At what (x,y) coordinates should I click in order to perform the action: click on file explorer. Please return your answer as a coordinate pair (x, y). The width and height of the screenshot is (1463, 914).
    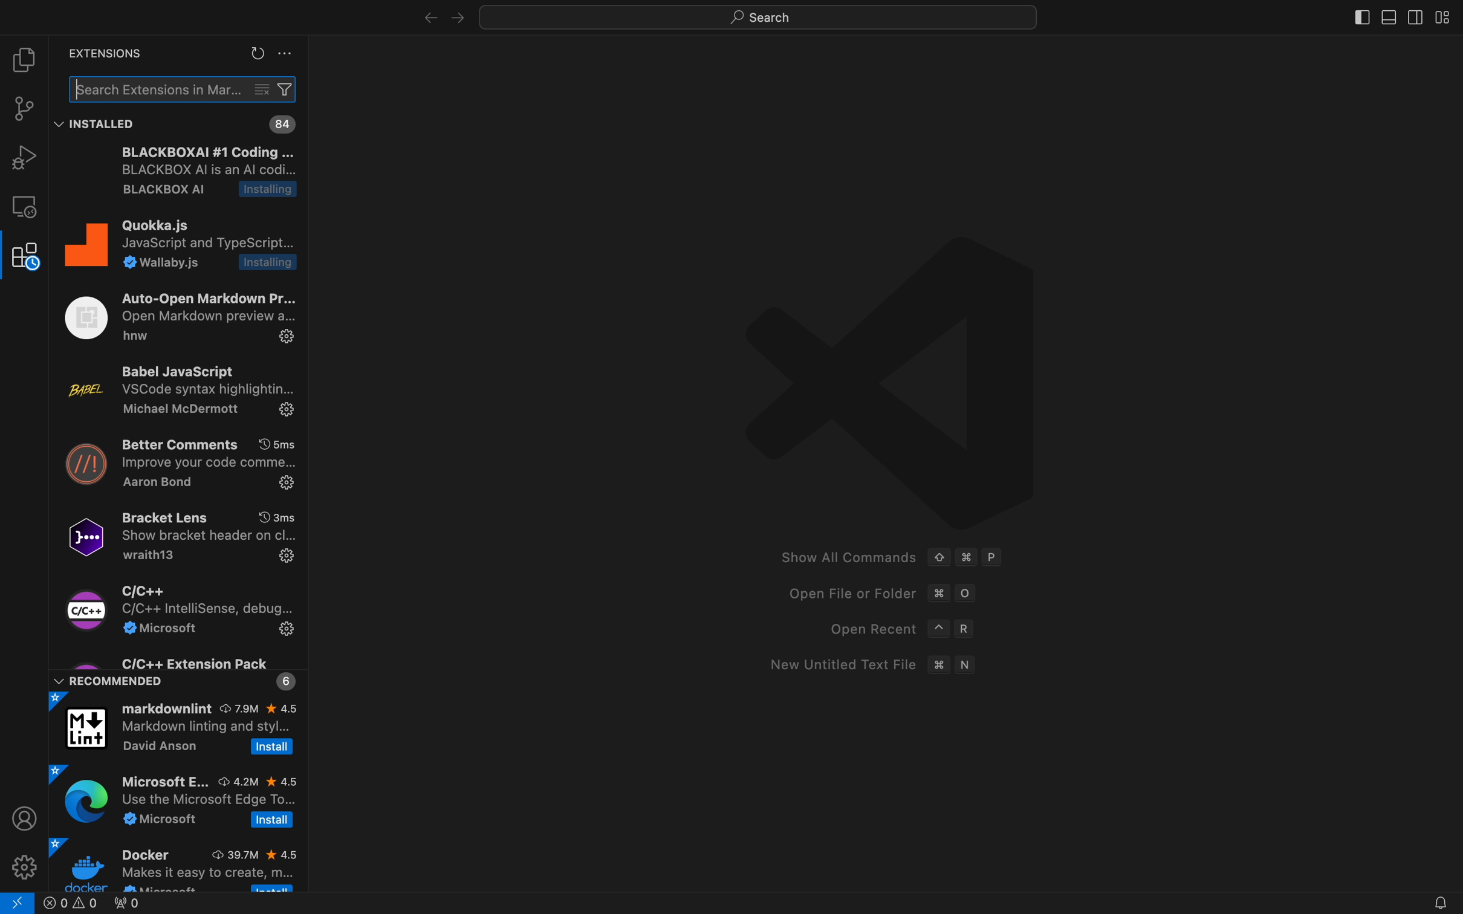
    Looking at the image, I should click on (26, 59).